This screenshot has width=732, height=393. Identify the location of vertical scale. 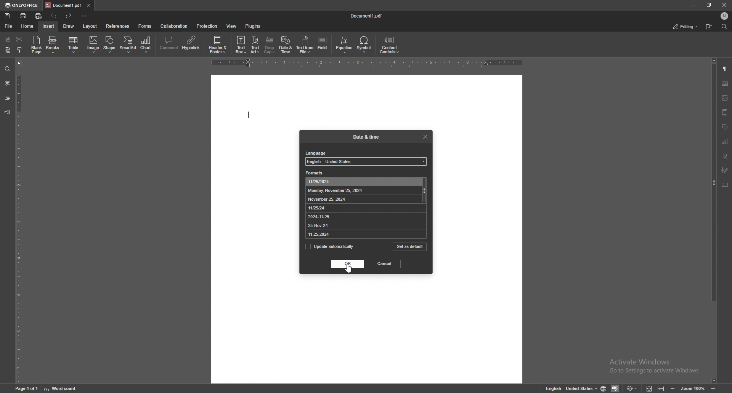
(20, 222).